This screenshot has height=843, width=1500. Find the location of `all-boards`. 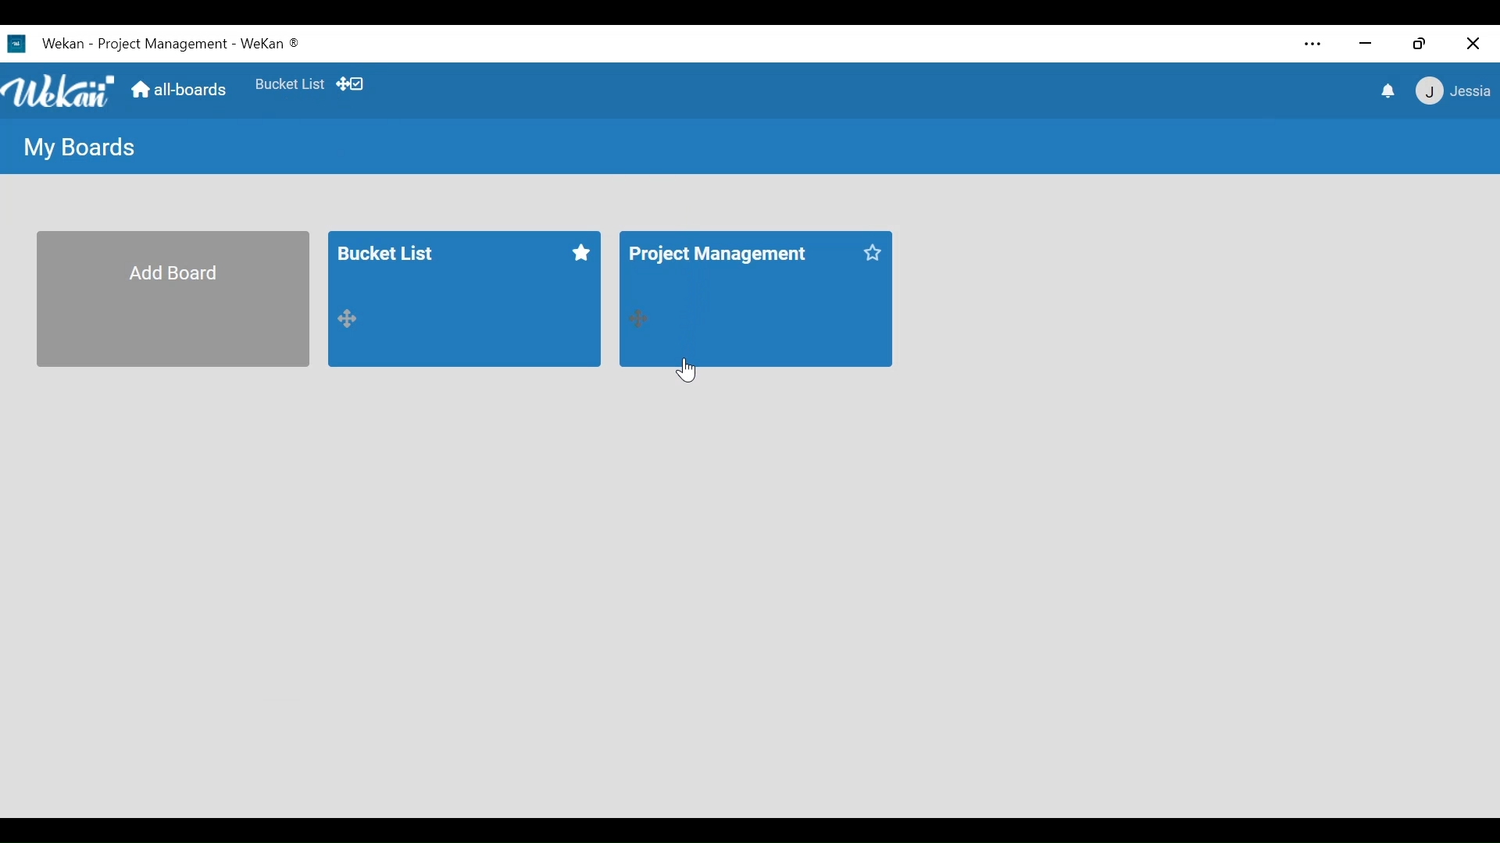

all-boards is located at coordinates (180, 91).